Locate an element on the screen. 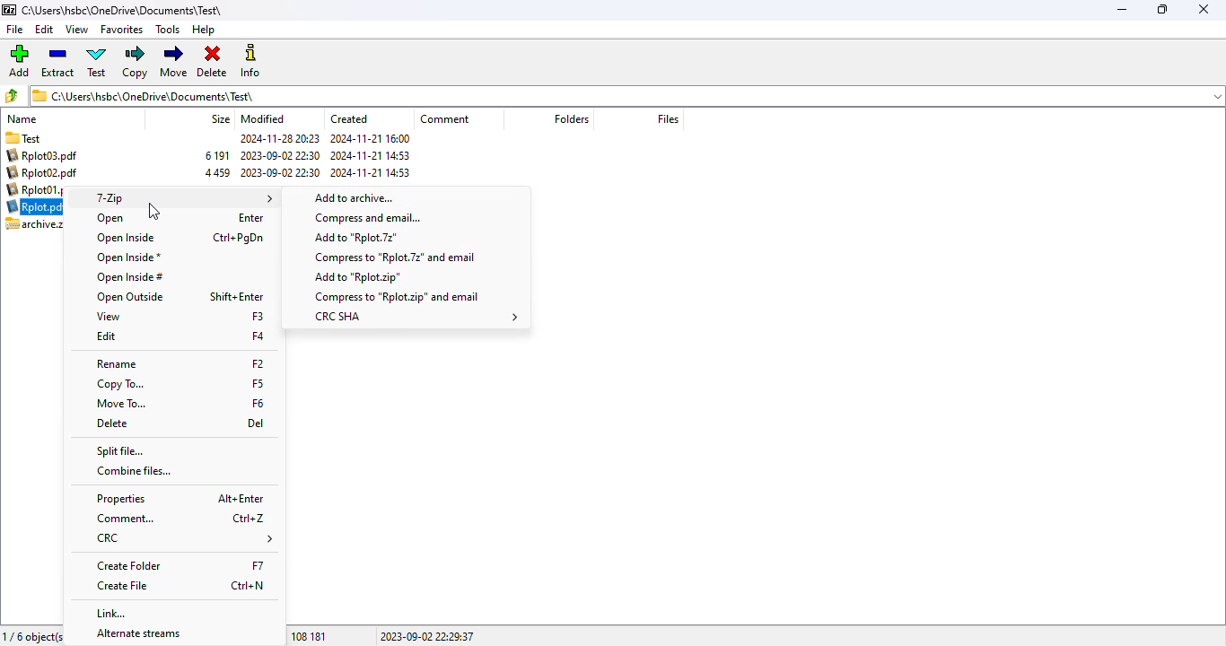 The height and width of the screenshot is (646, 1226). files is located at coordinates (668, 118).